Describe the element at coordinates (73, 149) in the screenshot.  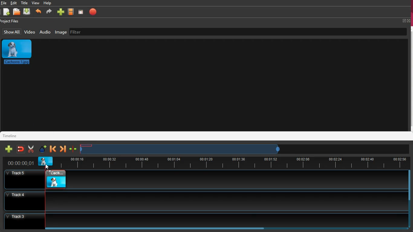
I see `join` at that location.